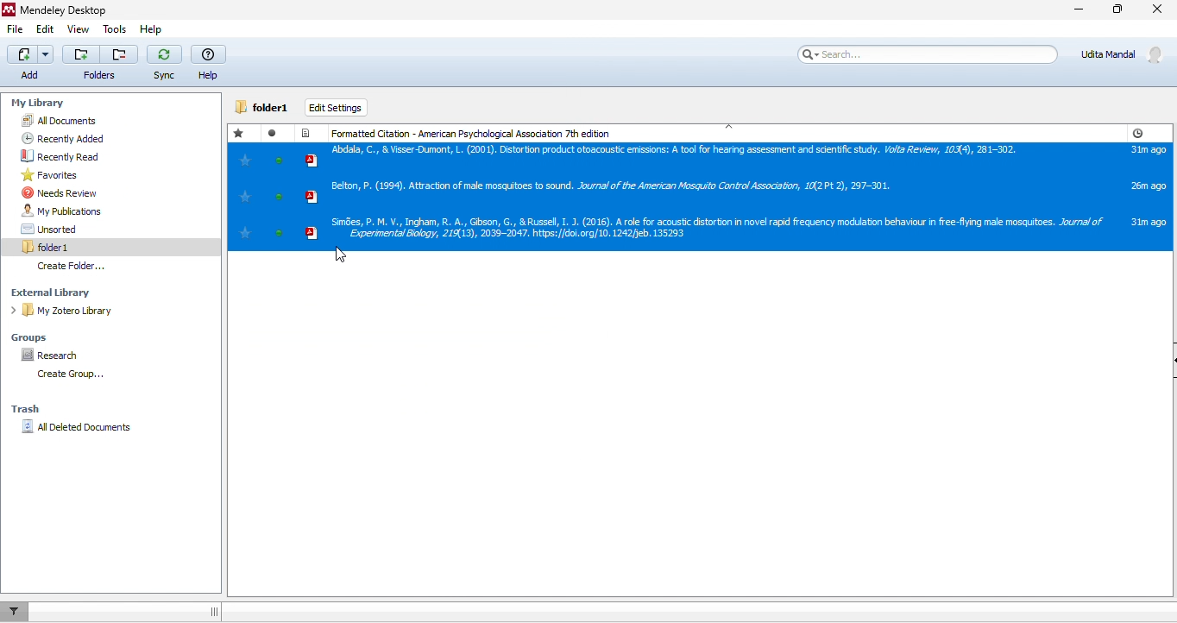  What do you see at coordinates (72, 357) in the screenshot?
I see `research` at bounding box center [72, 357].